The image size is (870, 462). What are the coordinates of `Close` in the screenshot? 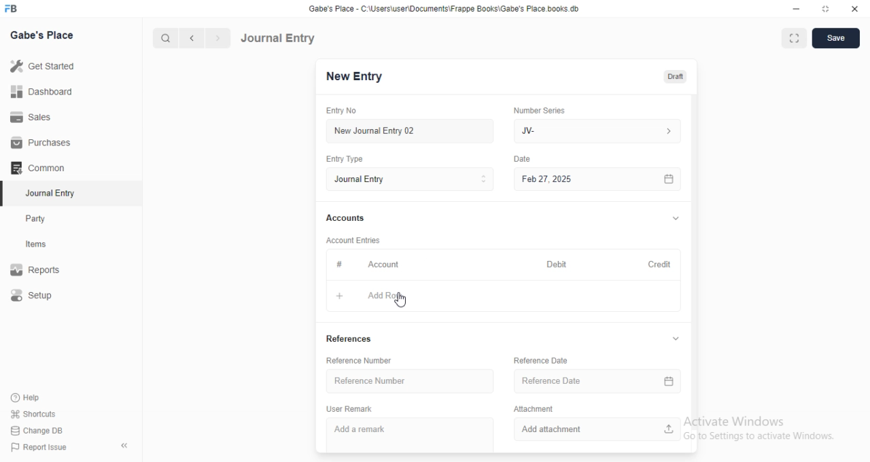 It's located at (852, 10).